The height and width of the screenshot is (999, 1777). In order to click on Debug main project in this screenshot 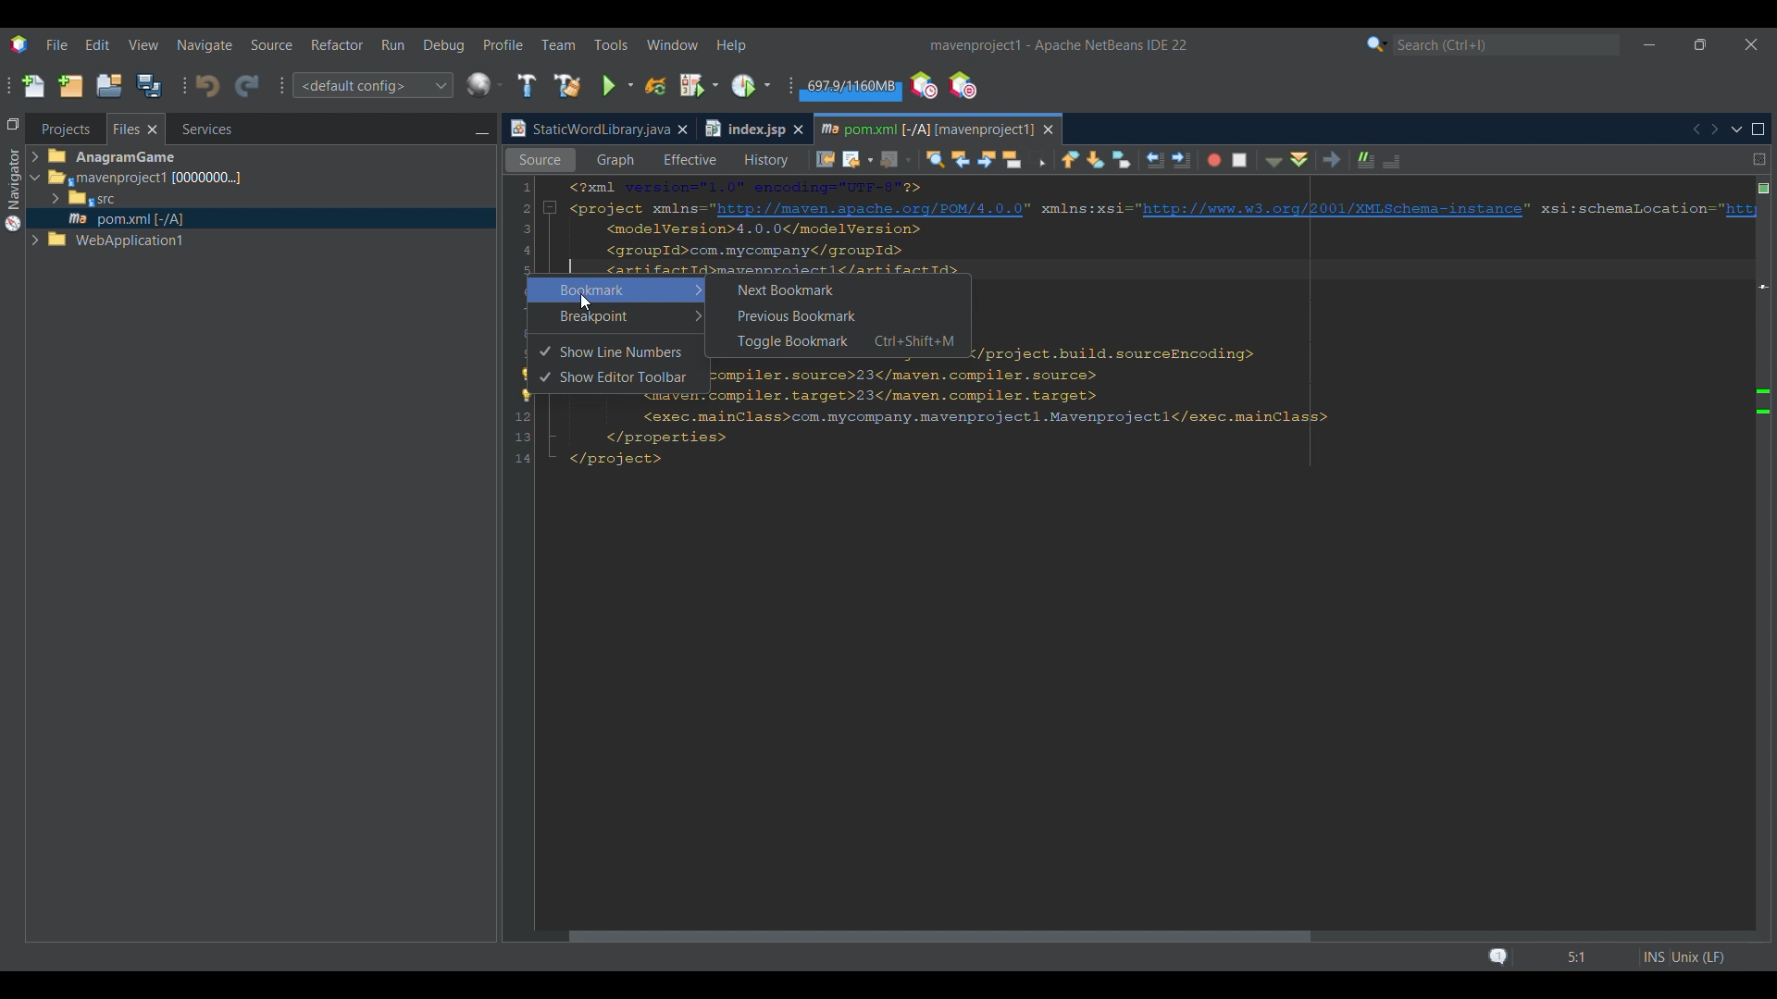, I will do `click(699, 85)`.